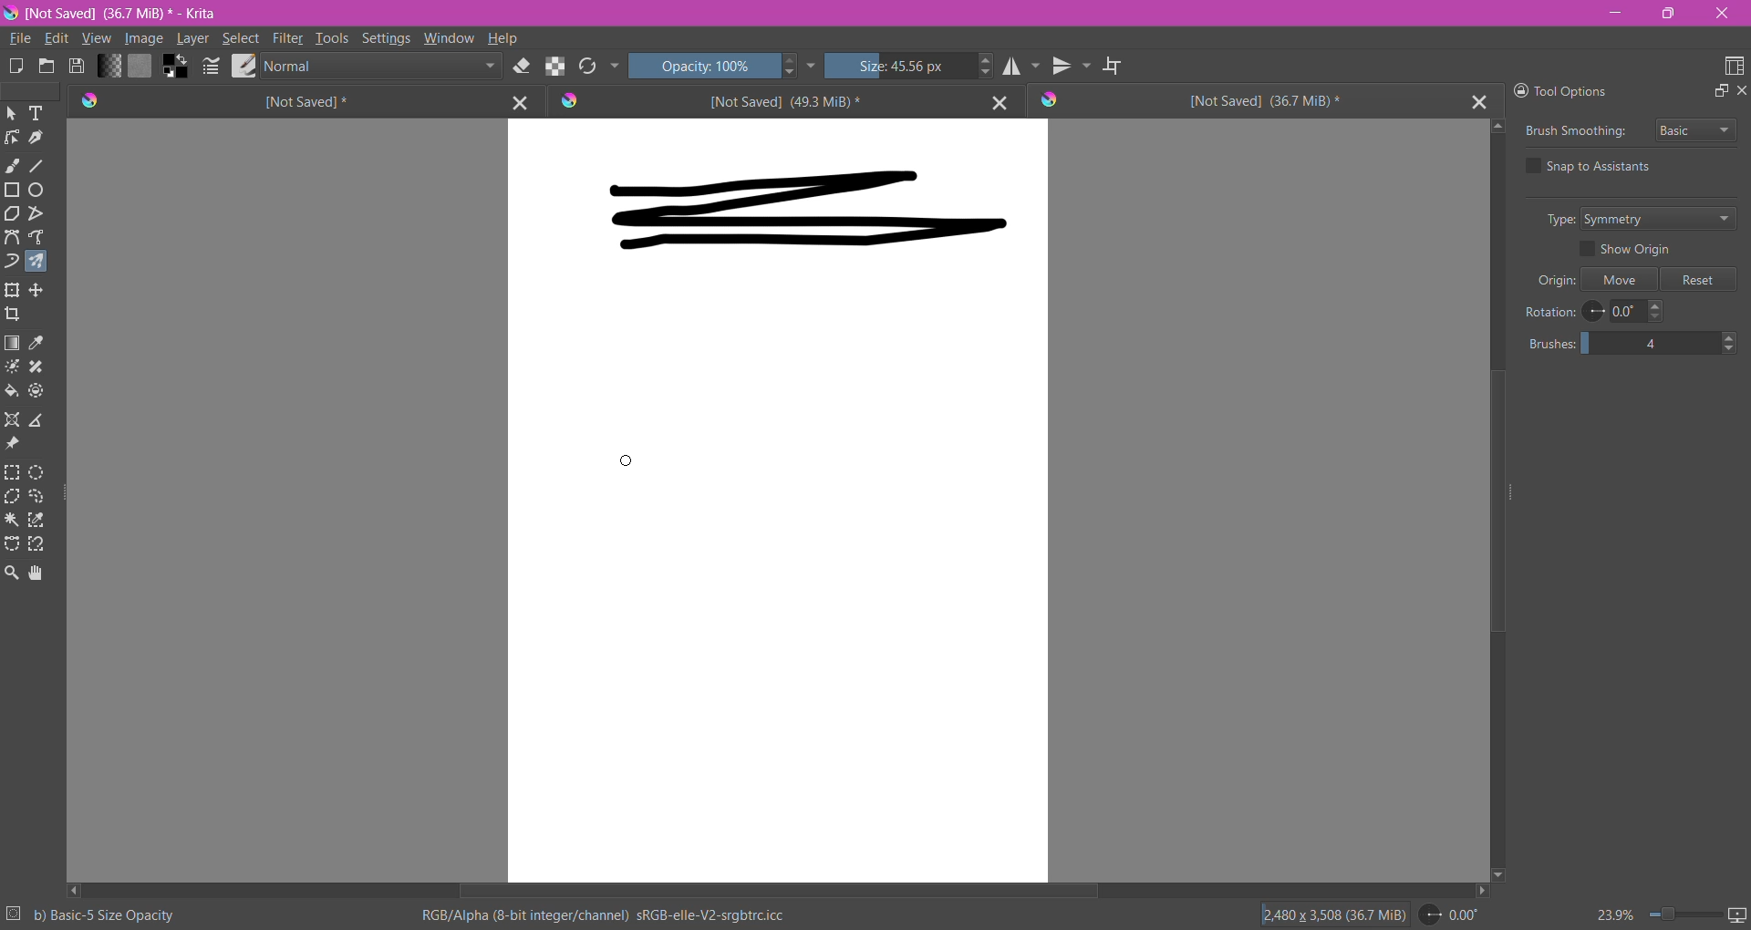 This screenshot has width=1751, height=930. Describe the element at coordinates (36, 544) in the screenshot. I see `Magnetic Curve Selection Tool` at that location.